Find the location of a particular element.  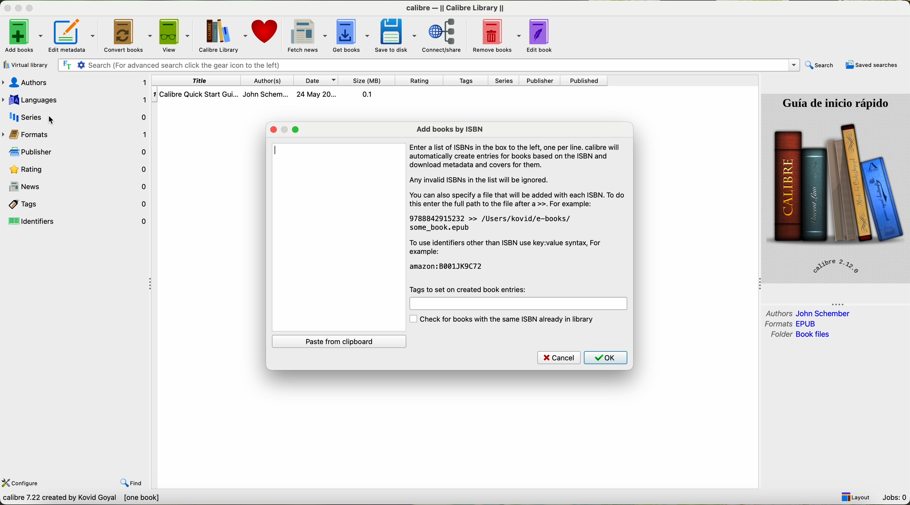

Enter a list of ISBNs in the box to the left, one per line. calibre will
automatically create entries for books based on the ISBN and
download metadata and covers for them.

Any invalid ISBNs in the list will be ignored.

You can also specify a file that will be added with each ISBN. To do
this enter the full path to the file after a >>. For example:
9788842915232 >> /Users/kovid/e-books/
some_book.epub

To use identifiers other than ISBN use key:value syntax, For
example:

amazon:B001JK9C72 is located at coordinates (522, 209).